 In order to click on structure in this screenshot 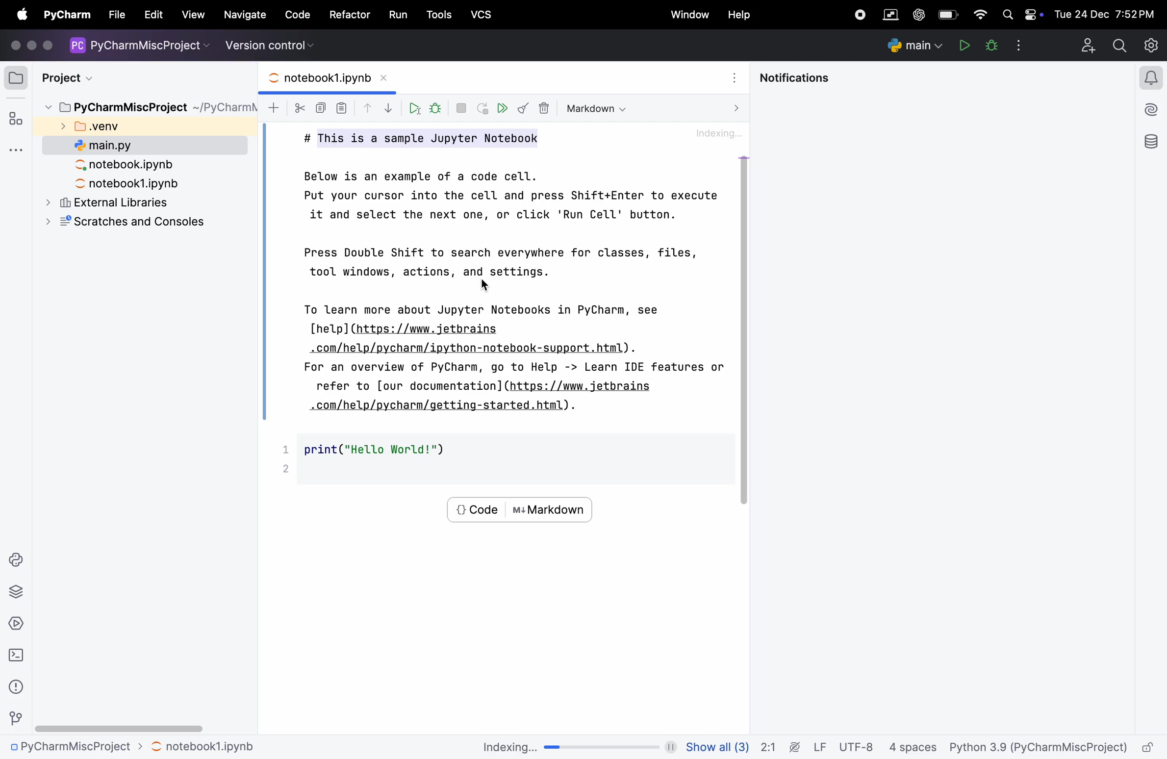, I will do `click(19, 119)`.